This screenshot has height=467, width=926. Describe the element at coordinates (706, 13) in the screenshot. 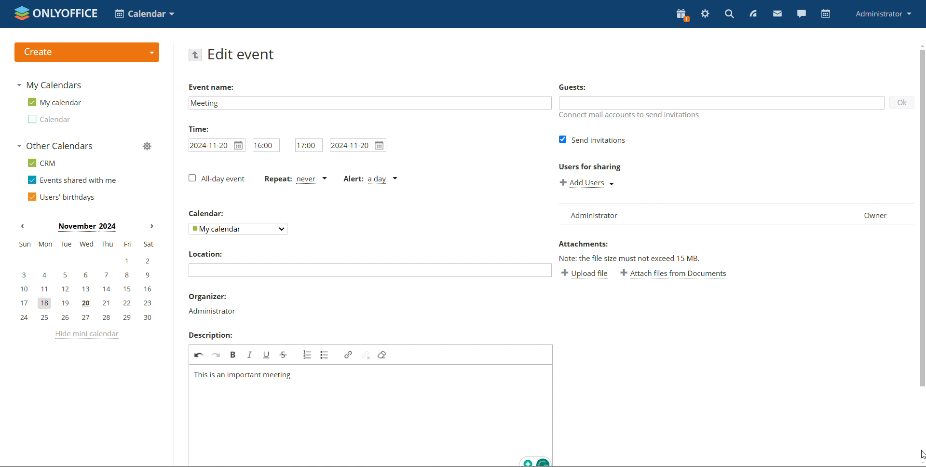

I see `settings` at that location.